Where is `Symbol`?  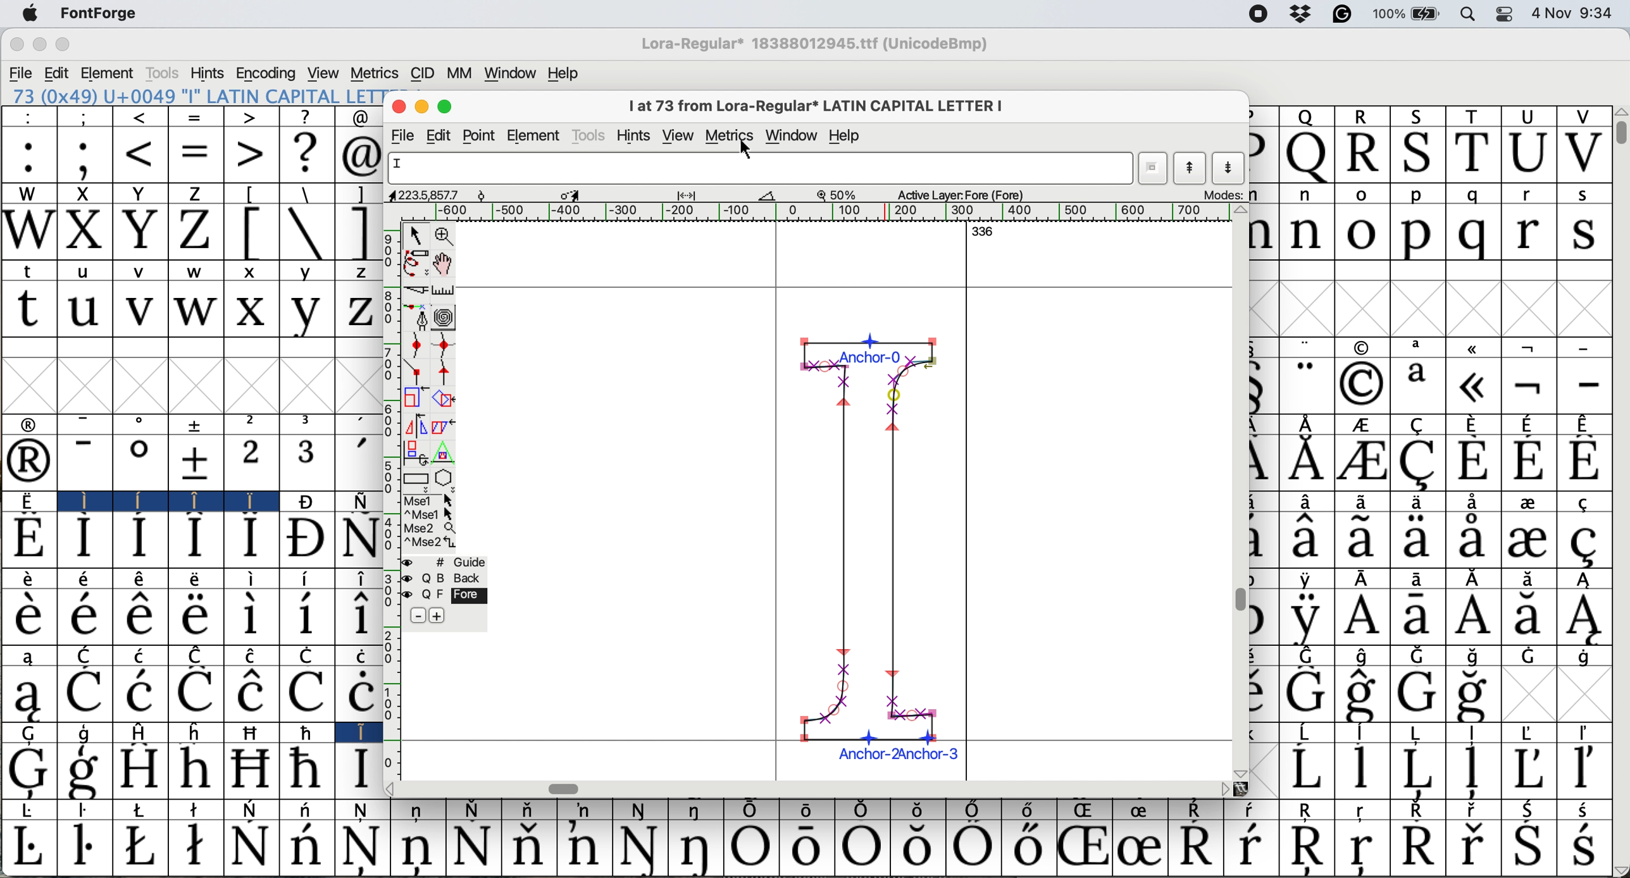 Symbol is located at coordinates (199, 654).